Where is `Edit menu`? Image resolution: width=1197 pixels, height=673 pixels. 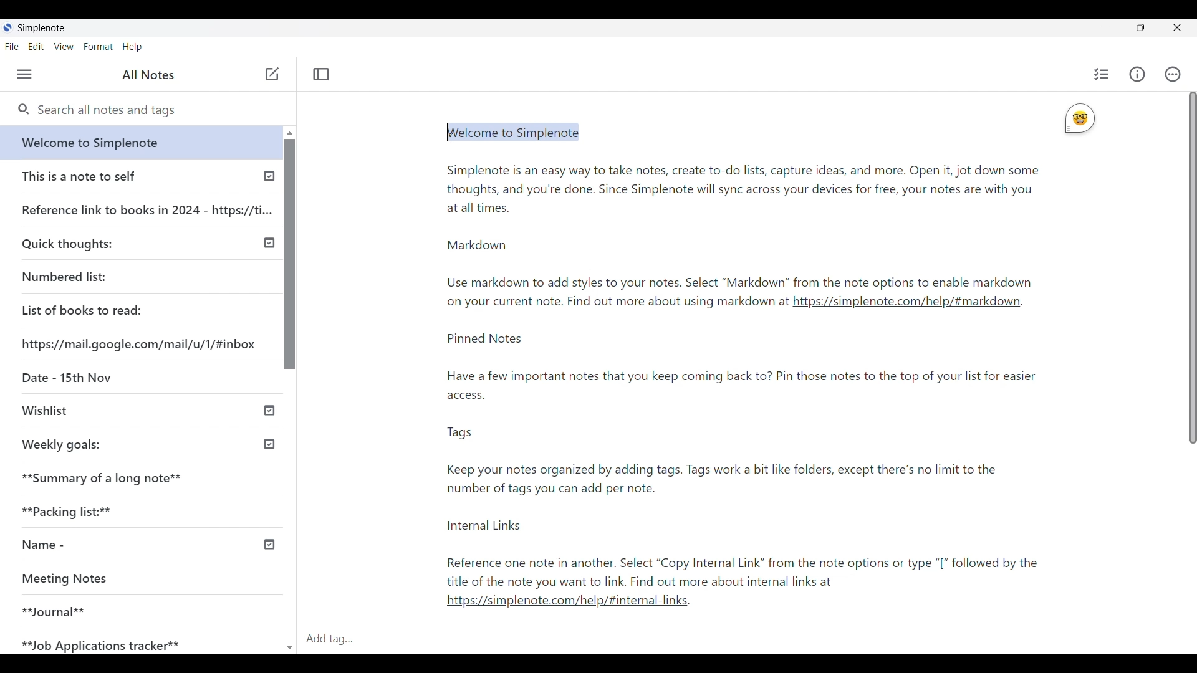 Edit menu is located at coordinates (36, 46).